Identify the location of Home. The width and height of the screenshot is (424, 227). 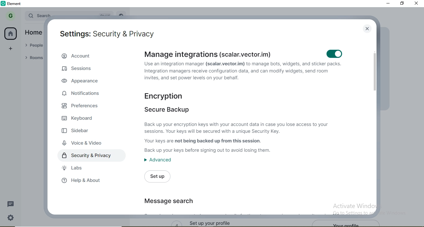
(33, 31).